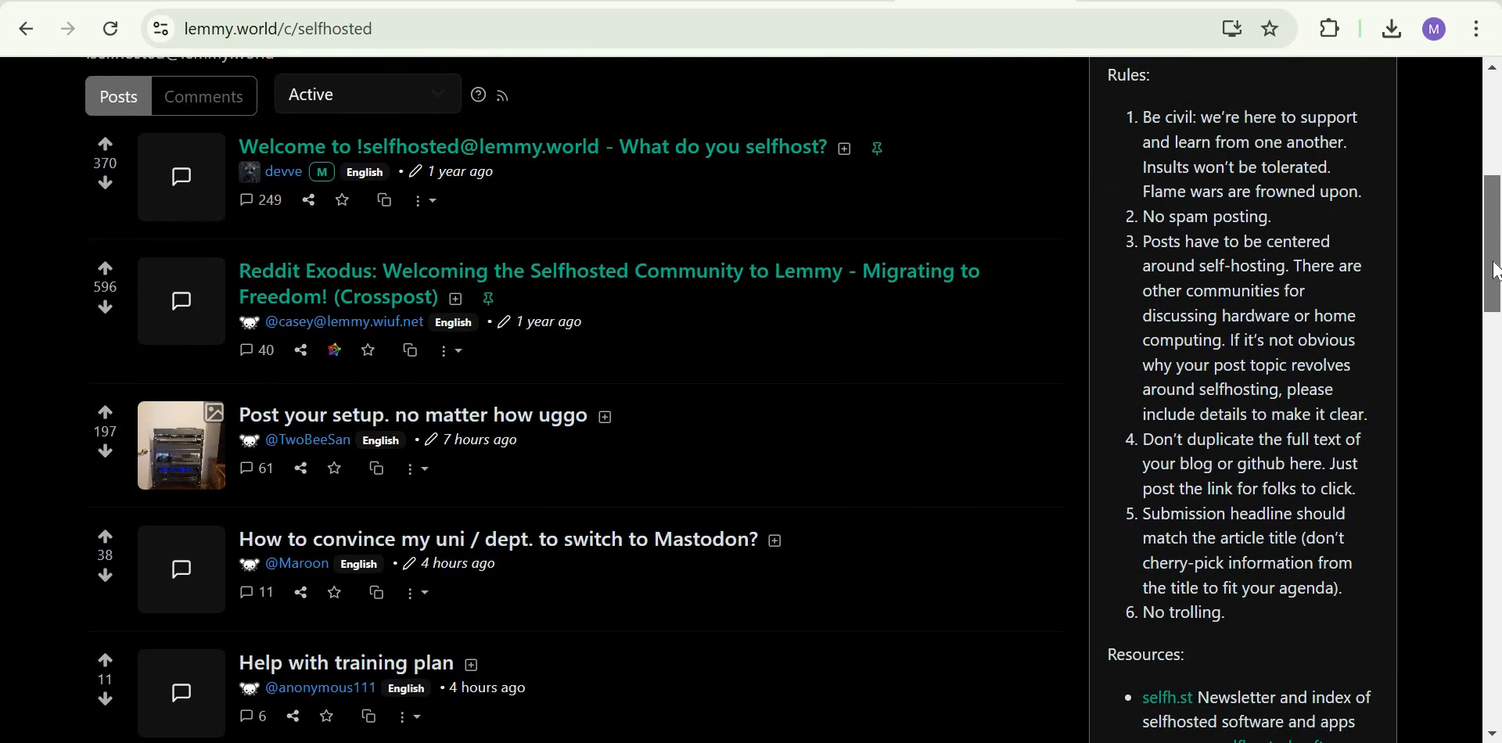 This screenshot has width=1502, height=743. Describe the element at coordinates (411, 415) in the screenshot. I see `Post your setup. no matter how uggo` at that location.